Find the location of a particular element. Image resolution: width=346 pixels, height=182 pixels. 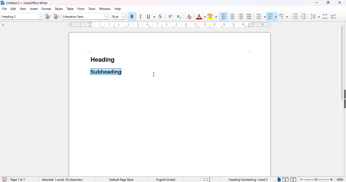

text language is located at coordinates (166, 179).